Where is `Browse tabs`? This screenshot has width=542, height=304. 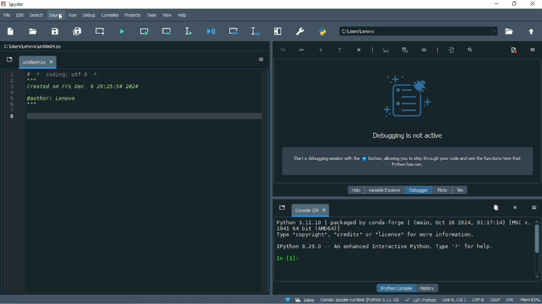
Browse tabs is located at coordinates (8, 60).